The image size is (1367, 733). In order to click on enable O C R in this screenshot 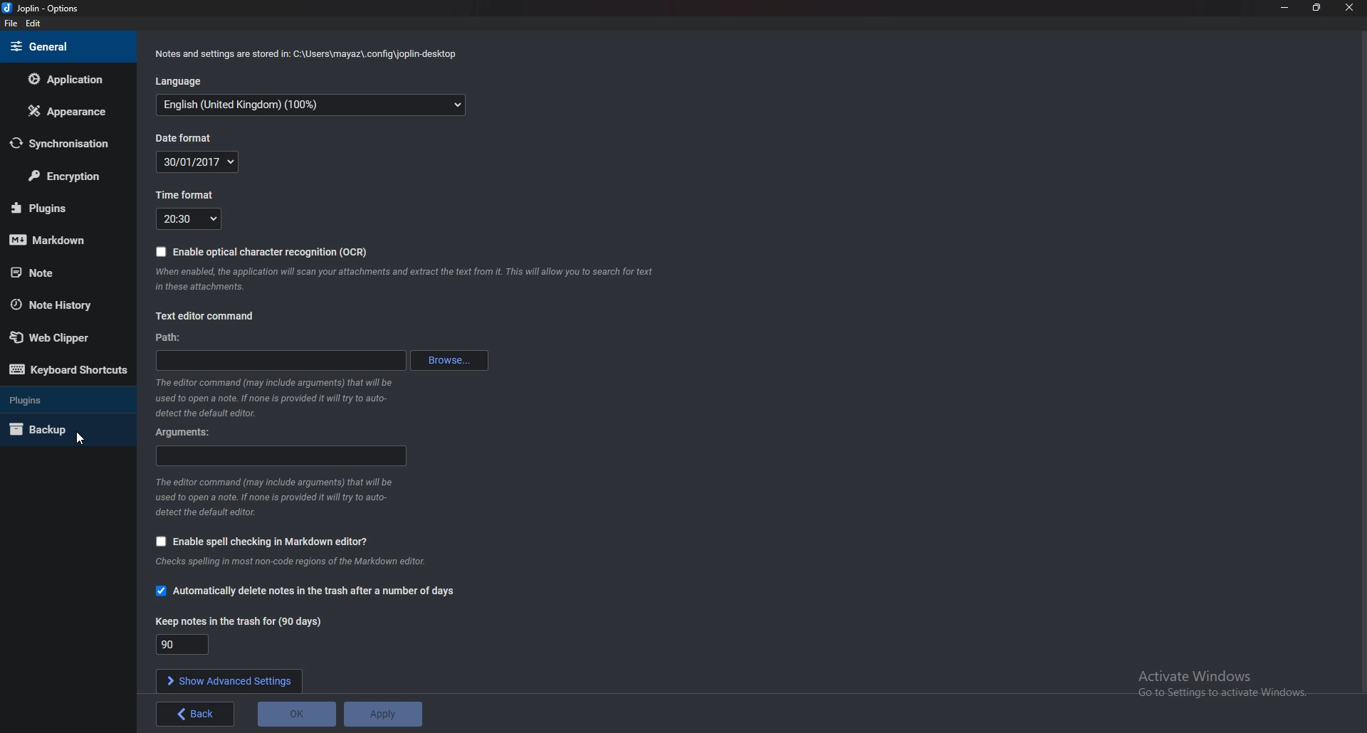, I will do `click(263, 252)`.